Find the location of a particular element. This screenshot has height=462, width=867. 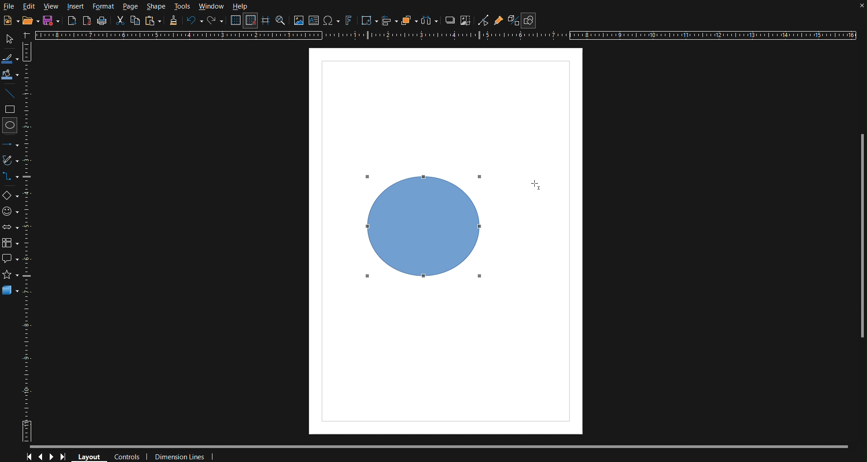

Format is located at coordinates (106, 5).